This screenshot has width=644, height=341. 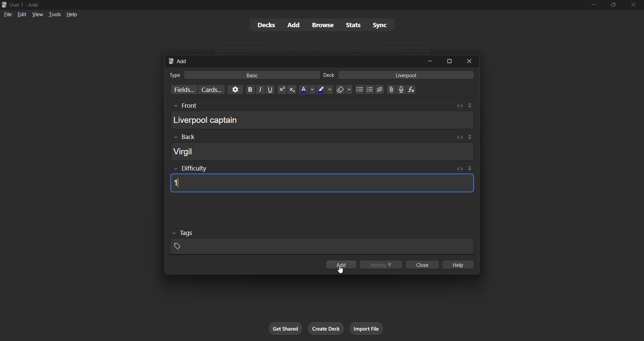 What do you see at coordinates (633, 5) in the screenshot?
I see `close` at bounding box center [633, 5].